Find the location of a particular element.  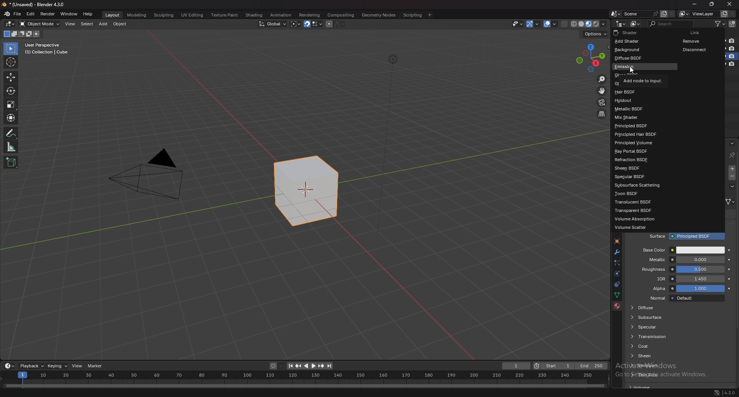

resize is located at coordinates (712, 4).